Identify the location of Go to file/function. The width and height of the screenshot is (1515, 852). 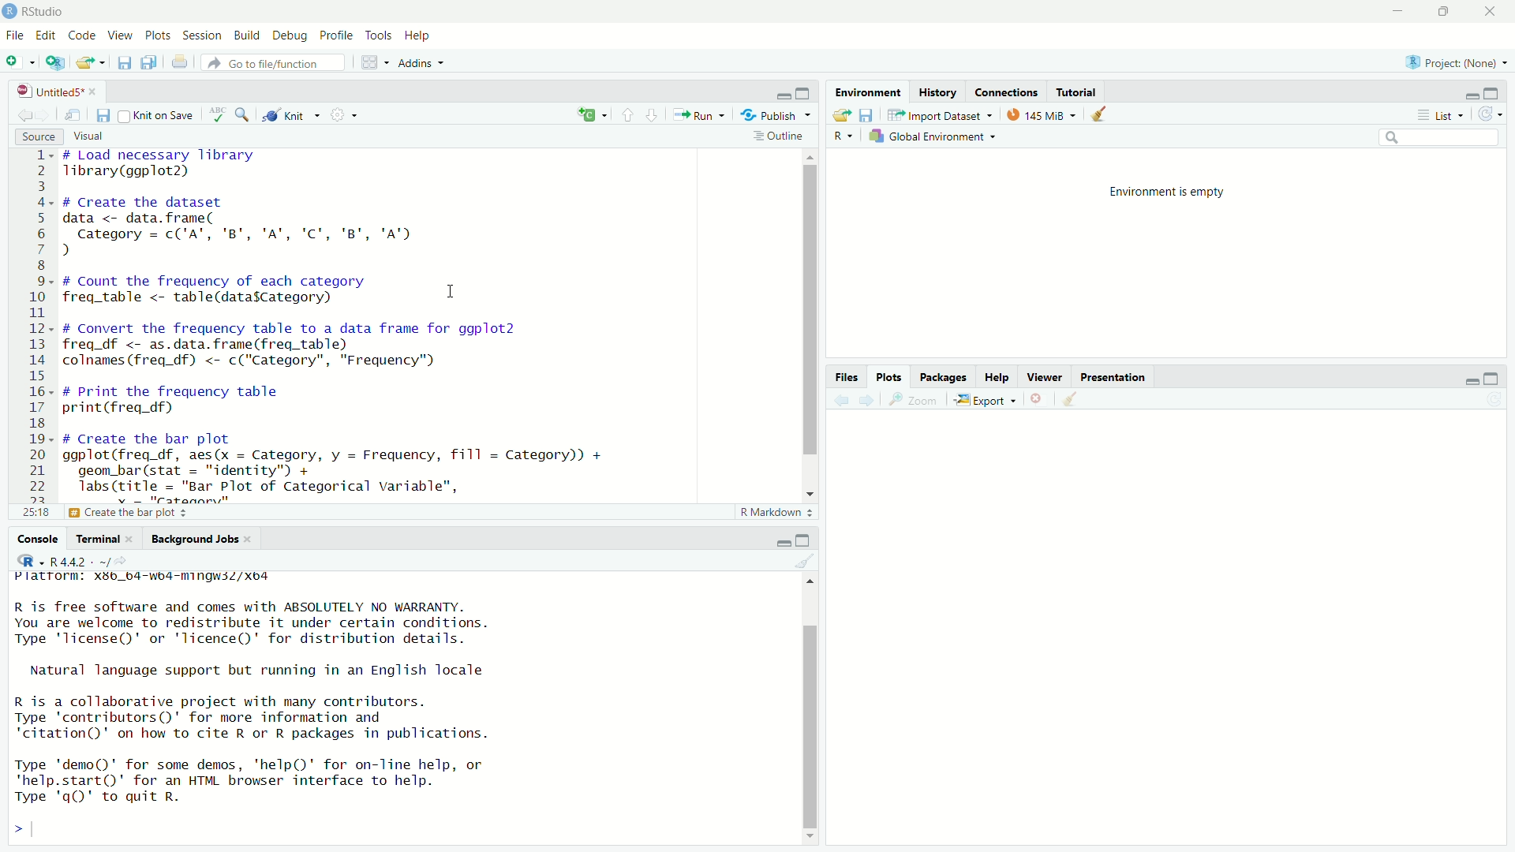
(277, 62).